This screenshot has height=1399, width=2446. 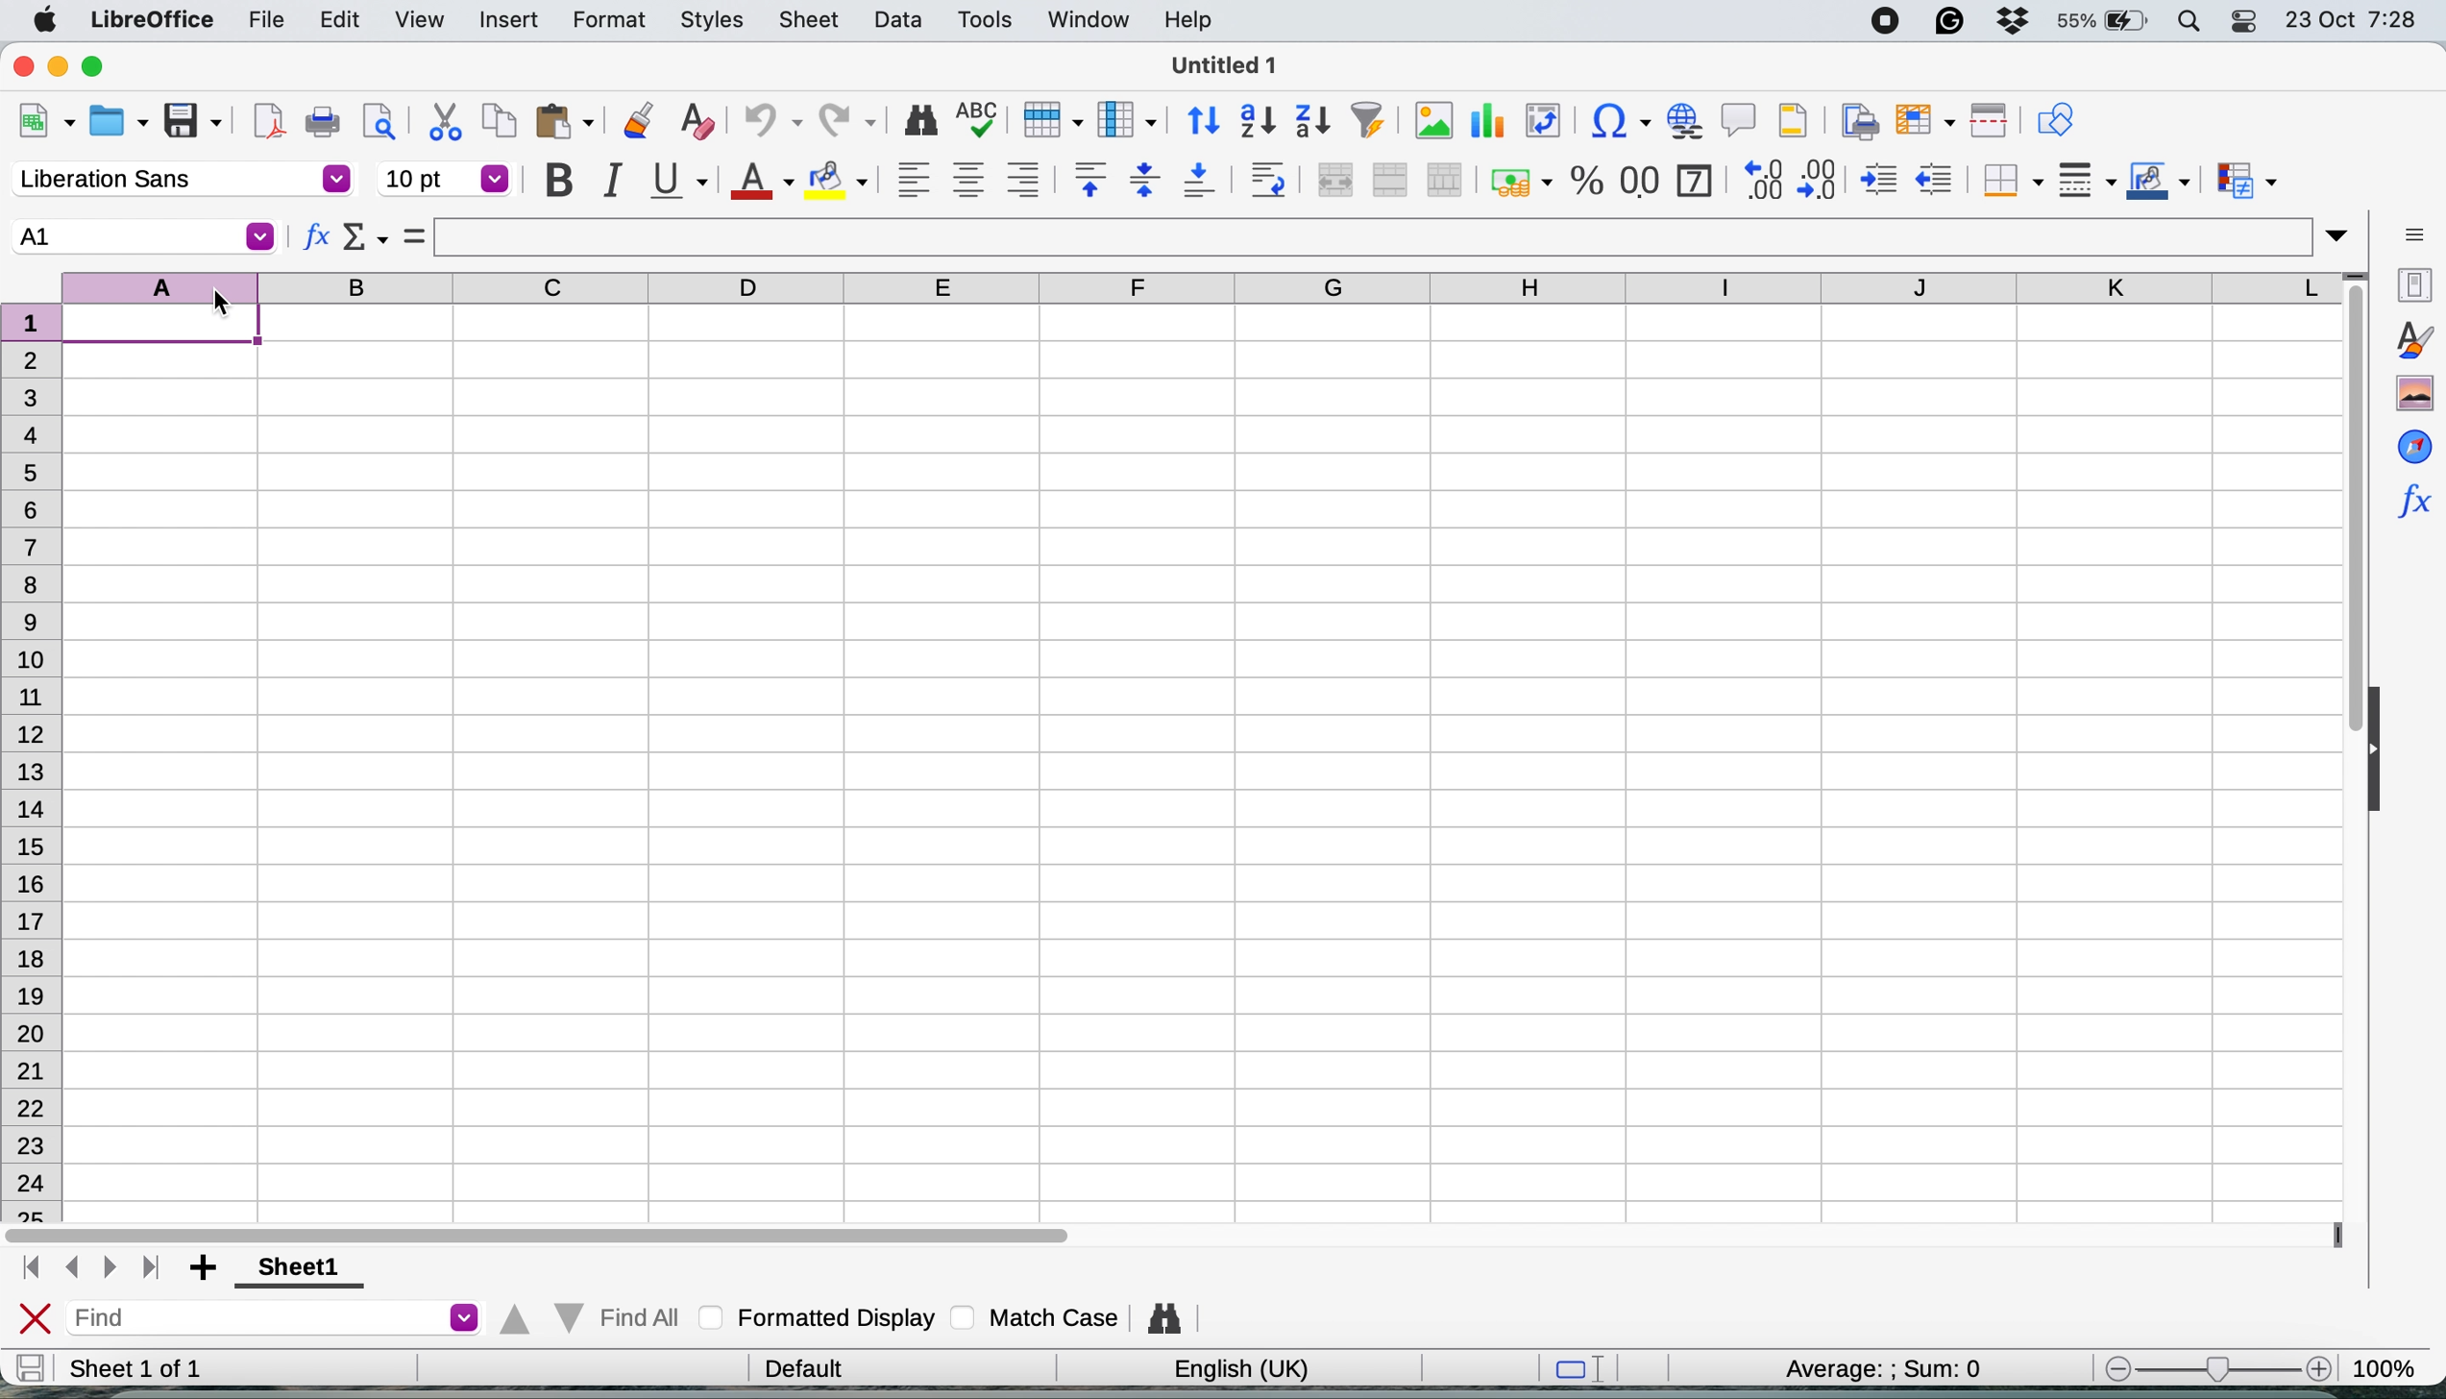 What do you see at coordinates (2157, 180) in the screenshot?
I see `border colour` at bounding box center [2157, 180].